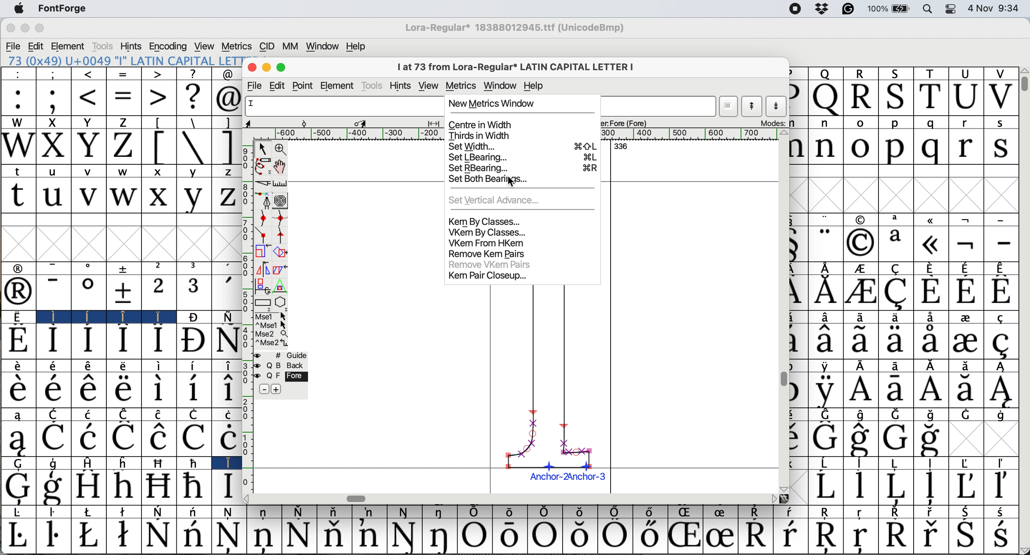 This screenshot has width=1030, height=555. I want to click on maximise, so click(281, 67).